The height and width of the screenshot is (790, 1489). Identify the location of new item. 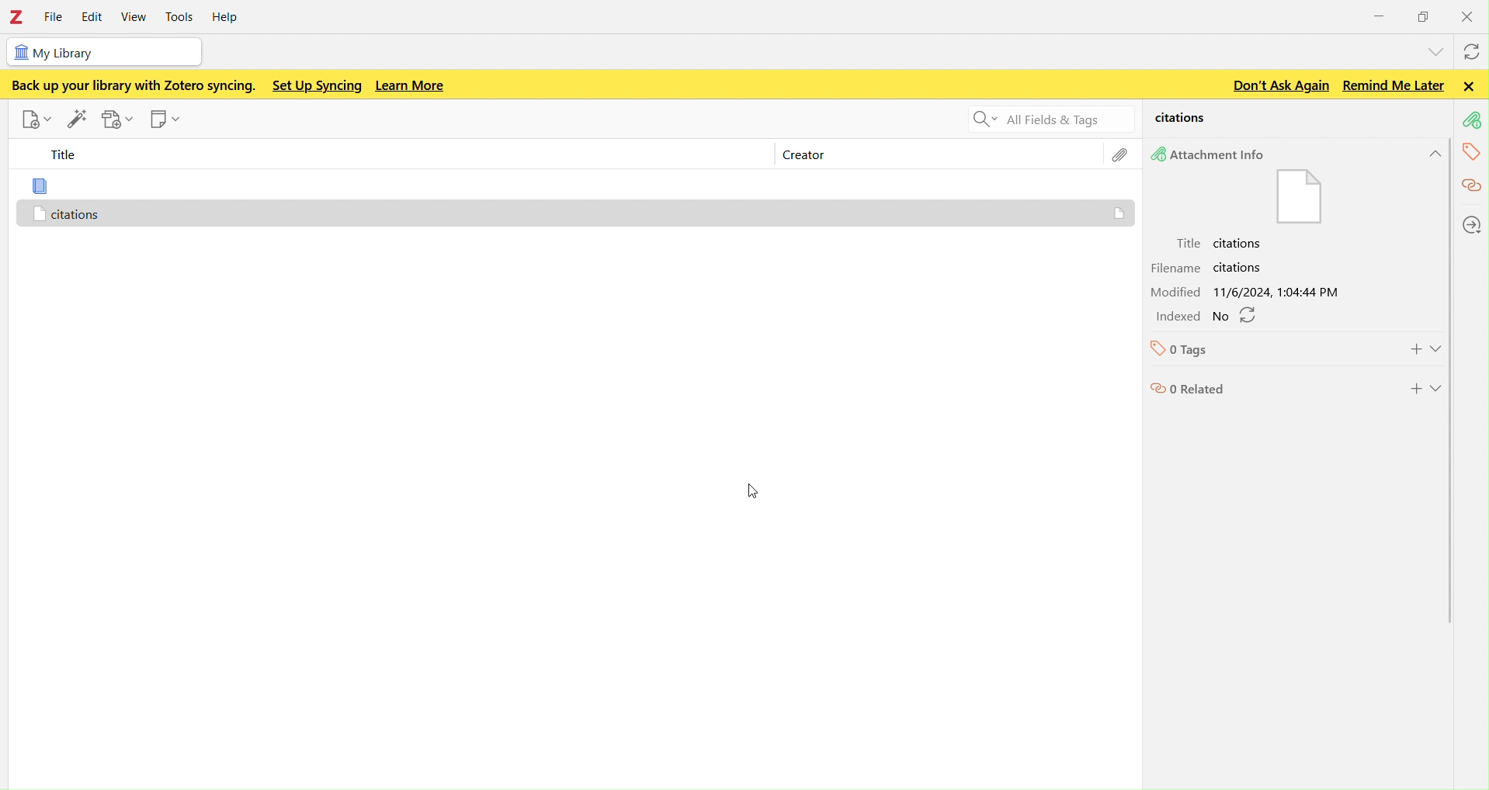
(33, 118).